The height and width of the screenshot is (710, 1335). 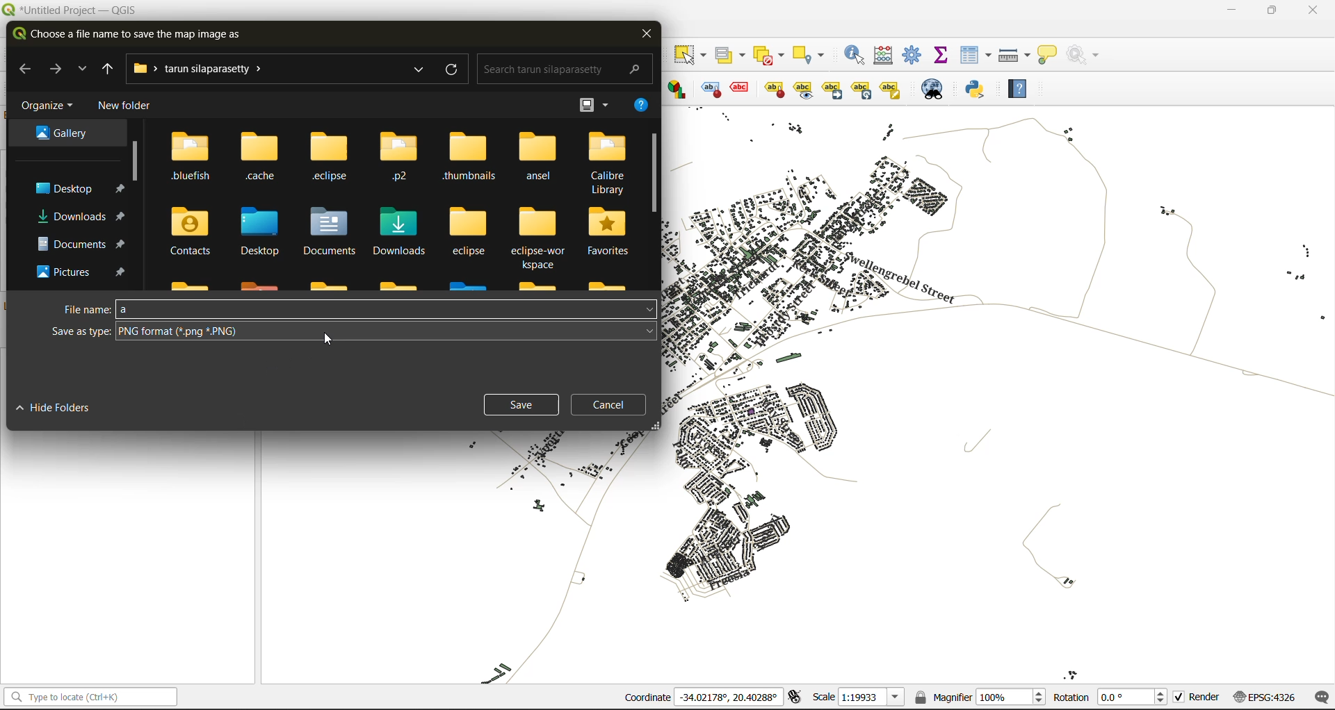 I want to click on measure line, so click(x=1014, y=54).